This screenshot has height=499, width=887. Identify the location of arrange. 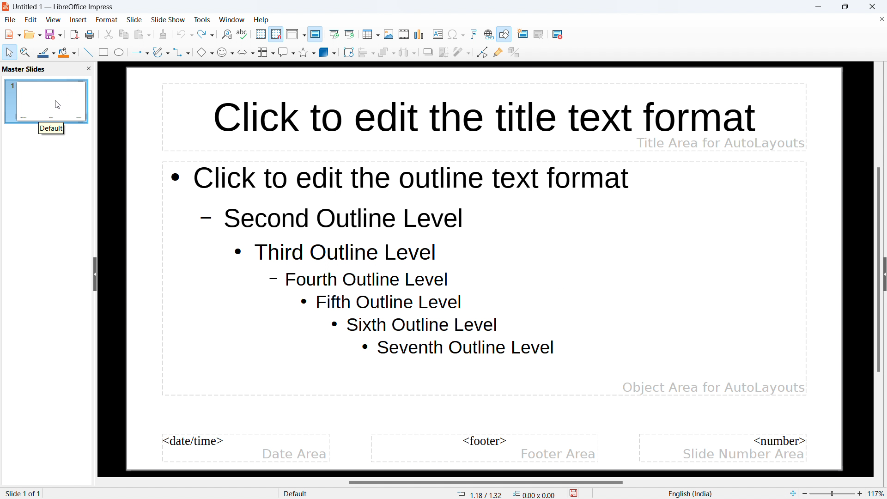
(386, 53).